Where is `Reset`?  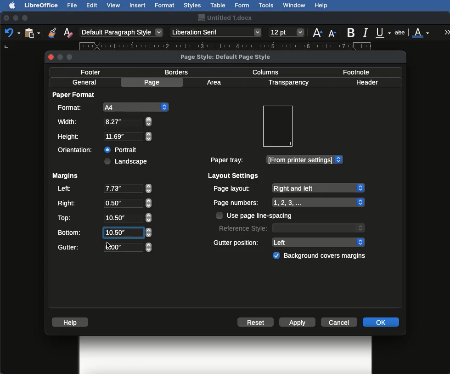
Reset is located at coordinates (256, 323).